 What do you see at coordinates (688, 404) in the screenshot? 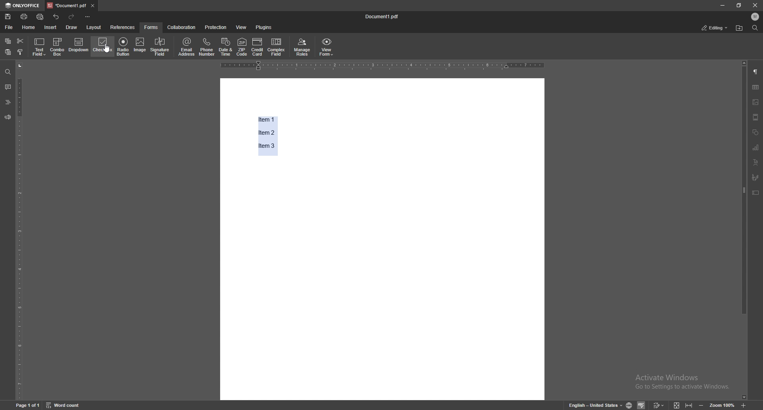
I see `fit to width` at bounding box center [688, 404].